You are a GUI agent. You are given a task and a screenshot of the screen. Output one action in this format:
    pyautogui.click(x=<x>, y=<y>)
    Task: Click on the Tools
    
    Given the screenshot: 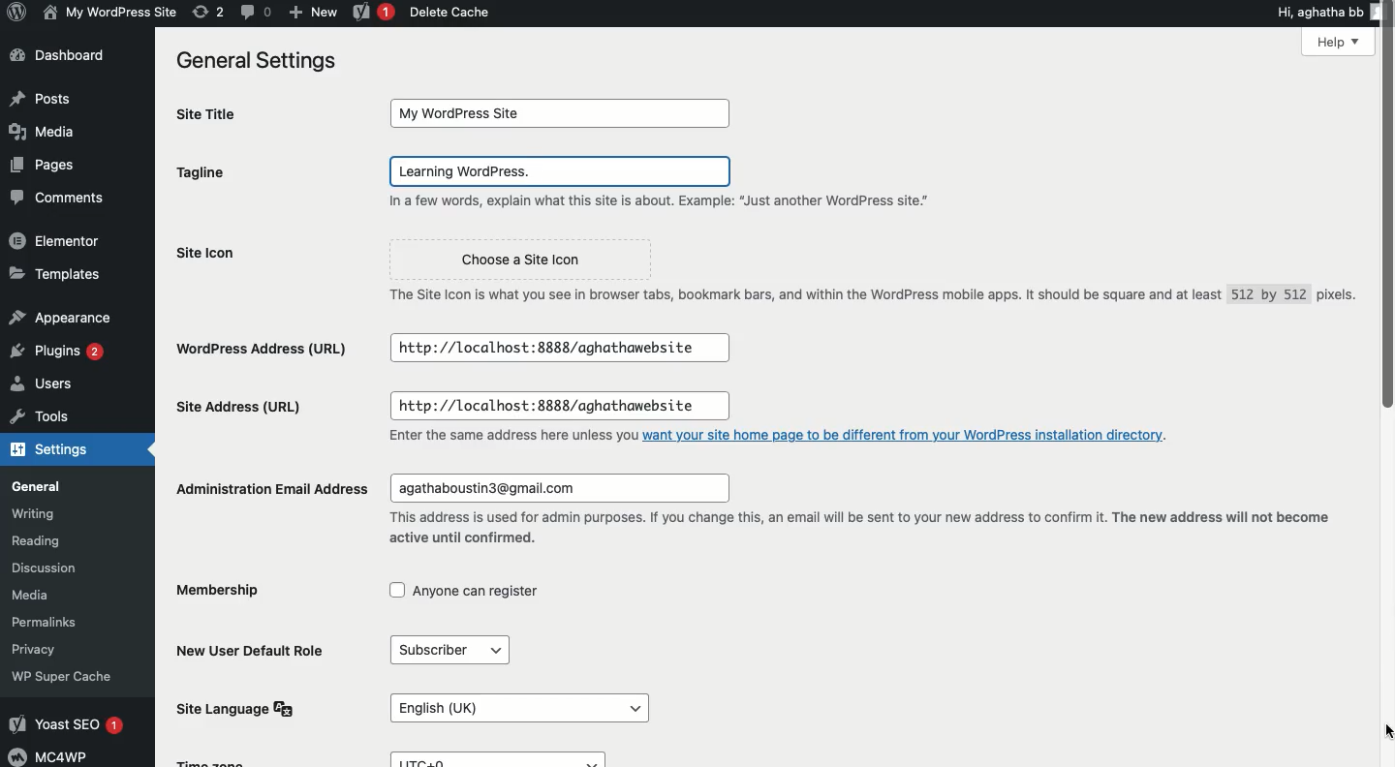 What is the action you would take?
    pyautogui.click(x=59, y=420)
    